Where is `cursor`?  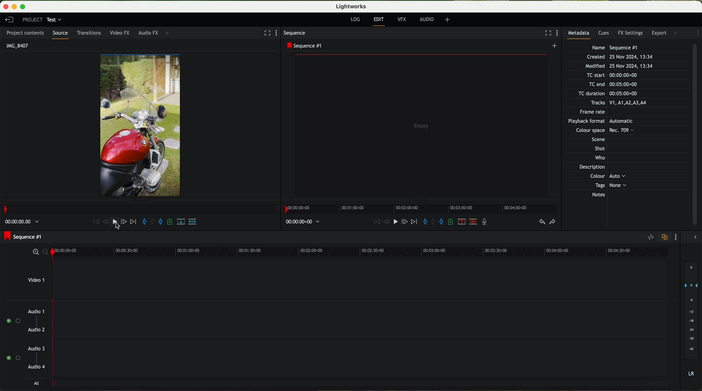
cursor is located at coordinates (230, 457).